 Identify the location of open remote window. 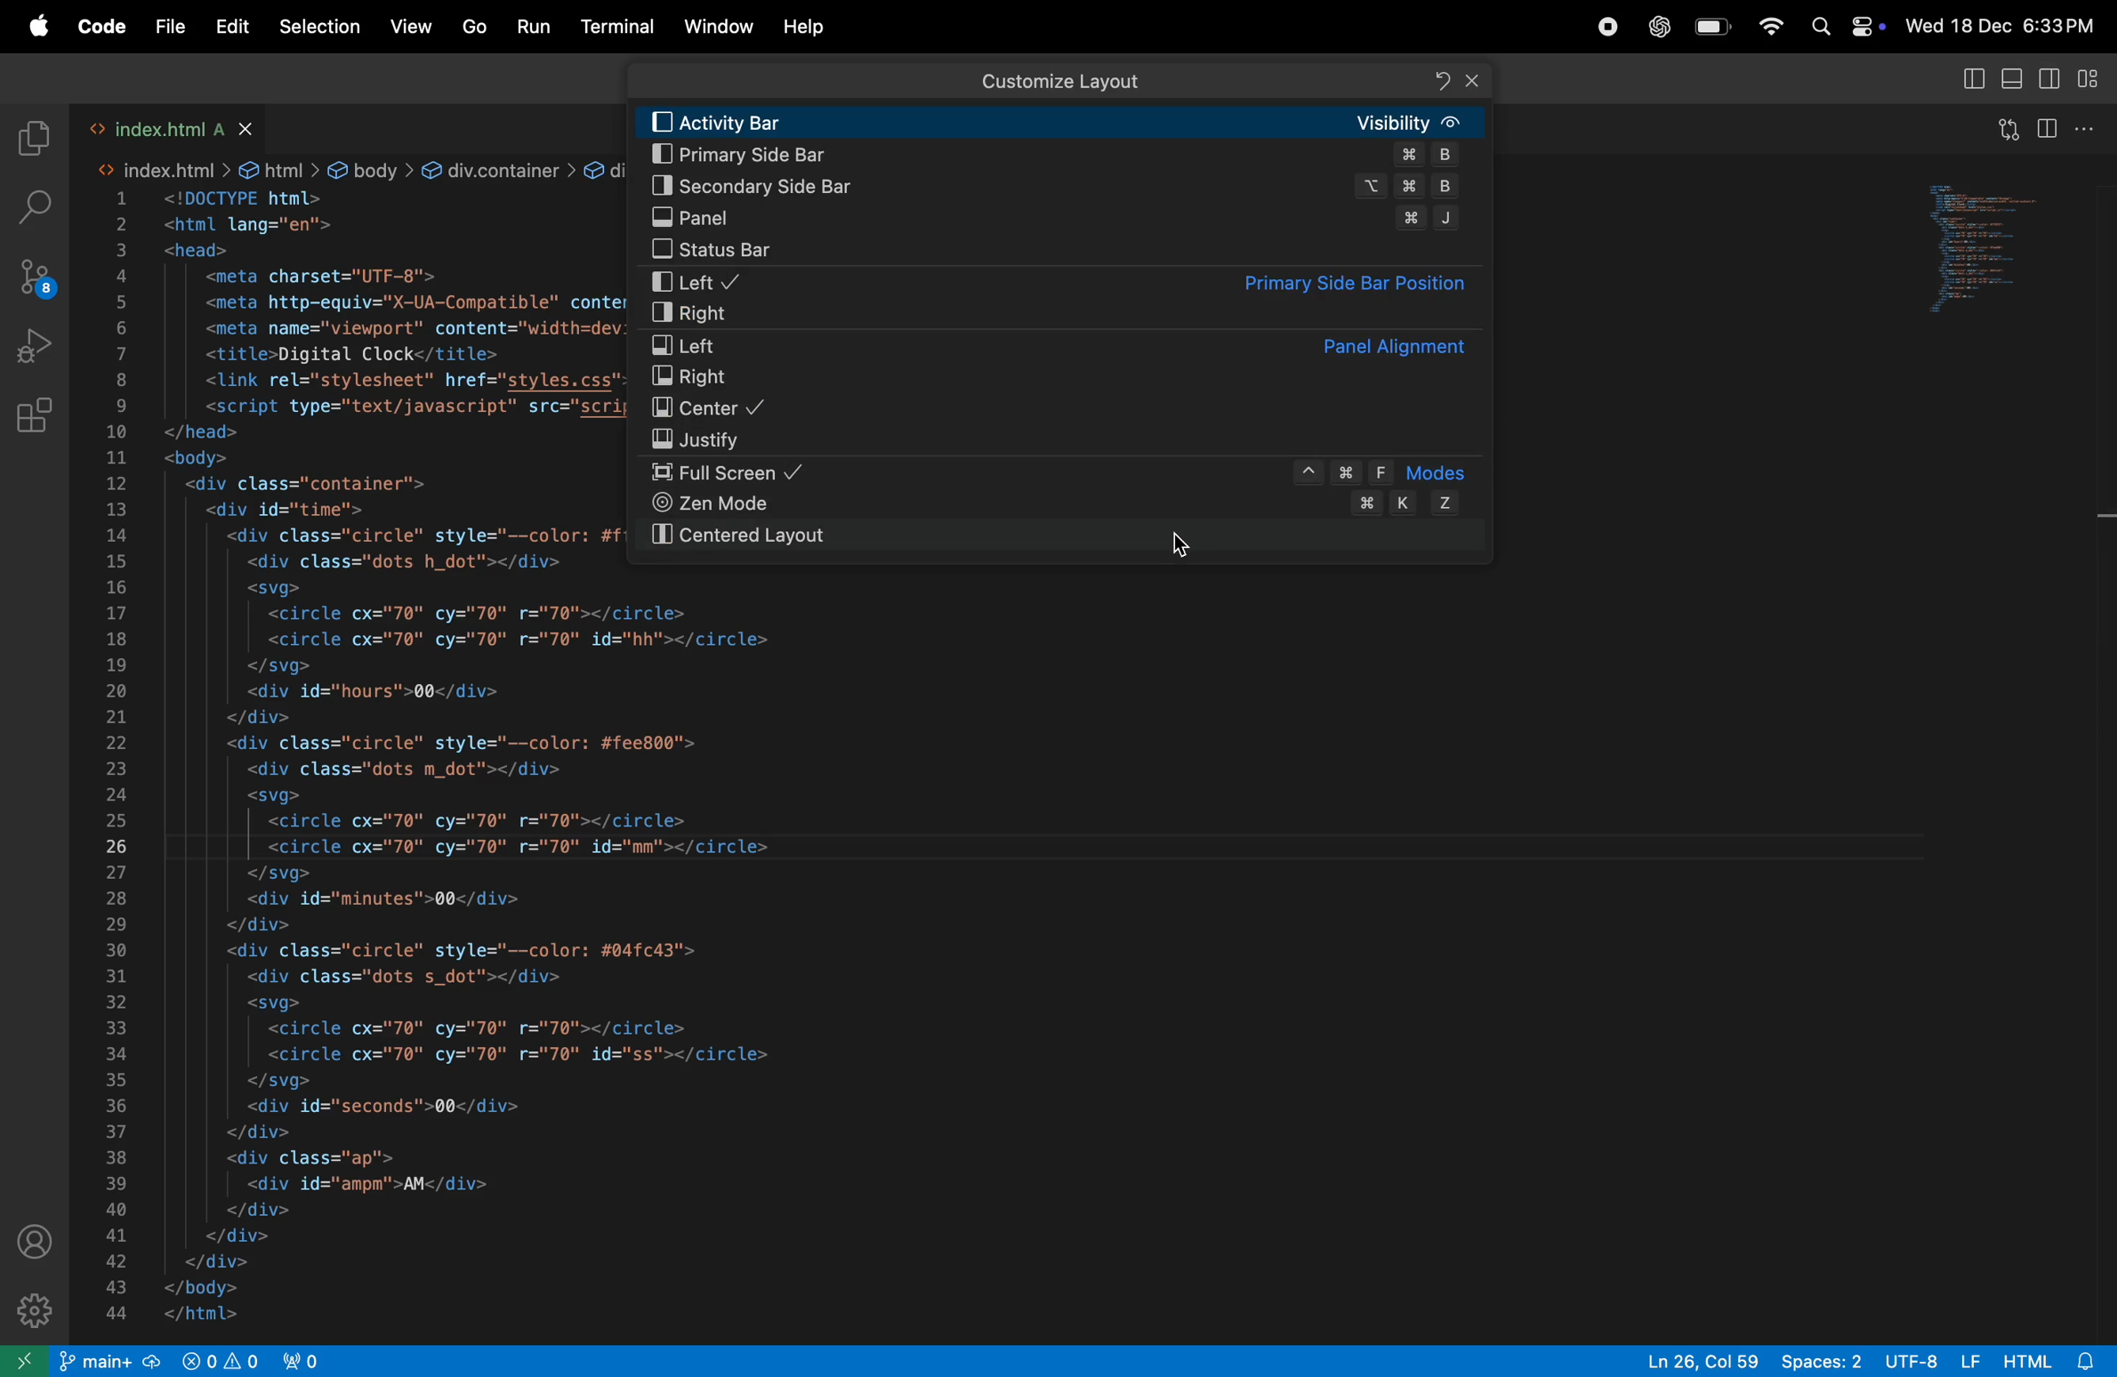
(28, 1360).